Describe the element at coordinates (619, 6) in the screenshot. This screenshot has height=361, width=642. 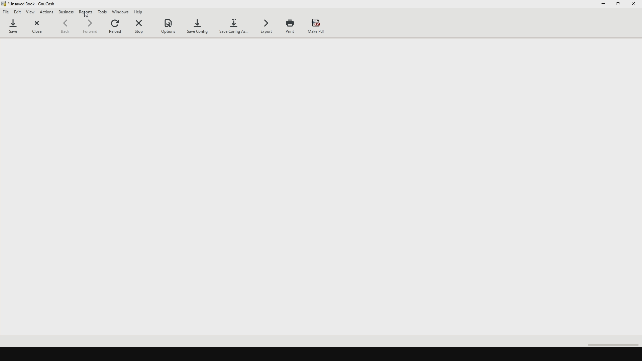
I see `maximize` at that location.